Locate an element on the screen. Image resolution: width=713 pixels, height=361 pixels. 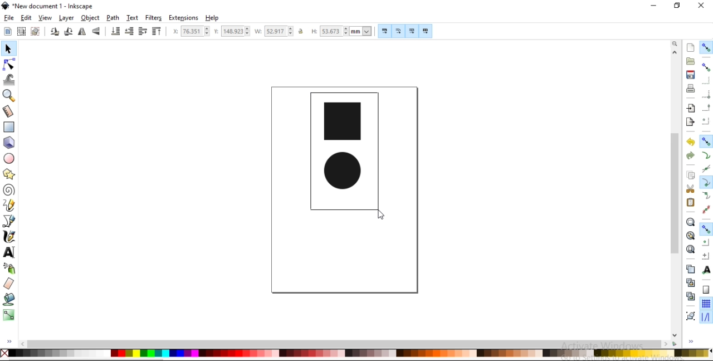
redo is located at coordinates (689, 155).